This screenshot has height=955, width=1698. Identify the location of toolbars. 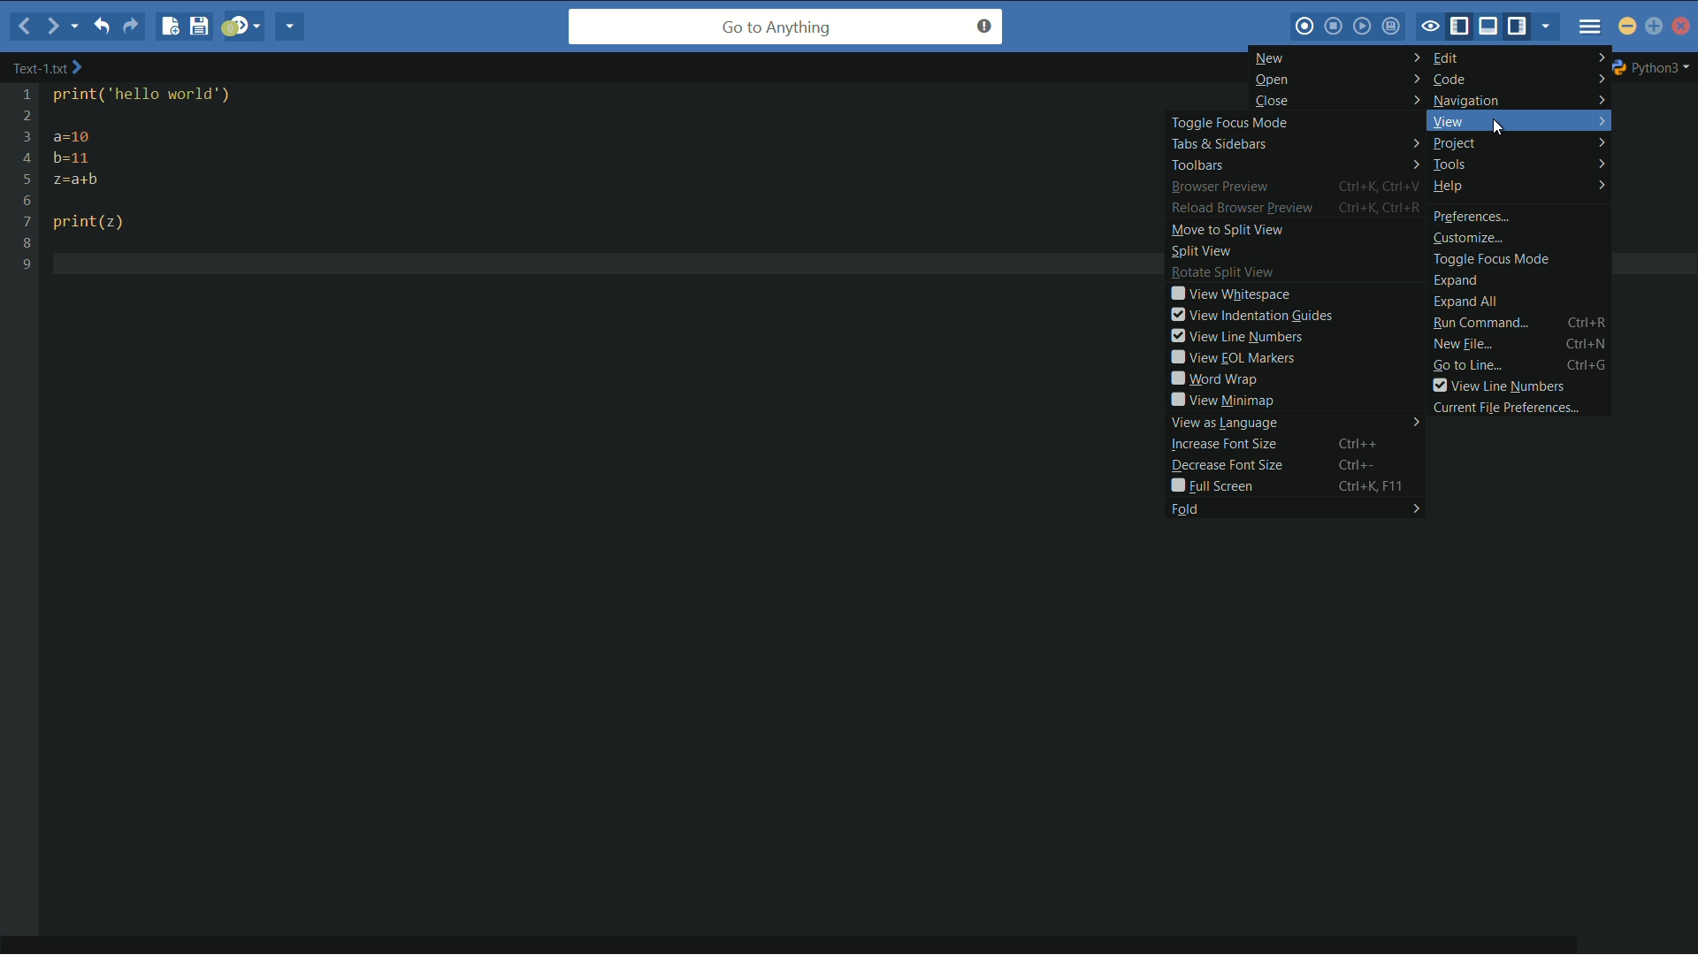
(1296, 165).